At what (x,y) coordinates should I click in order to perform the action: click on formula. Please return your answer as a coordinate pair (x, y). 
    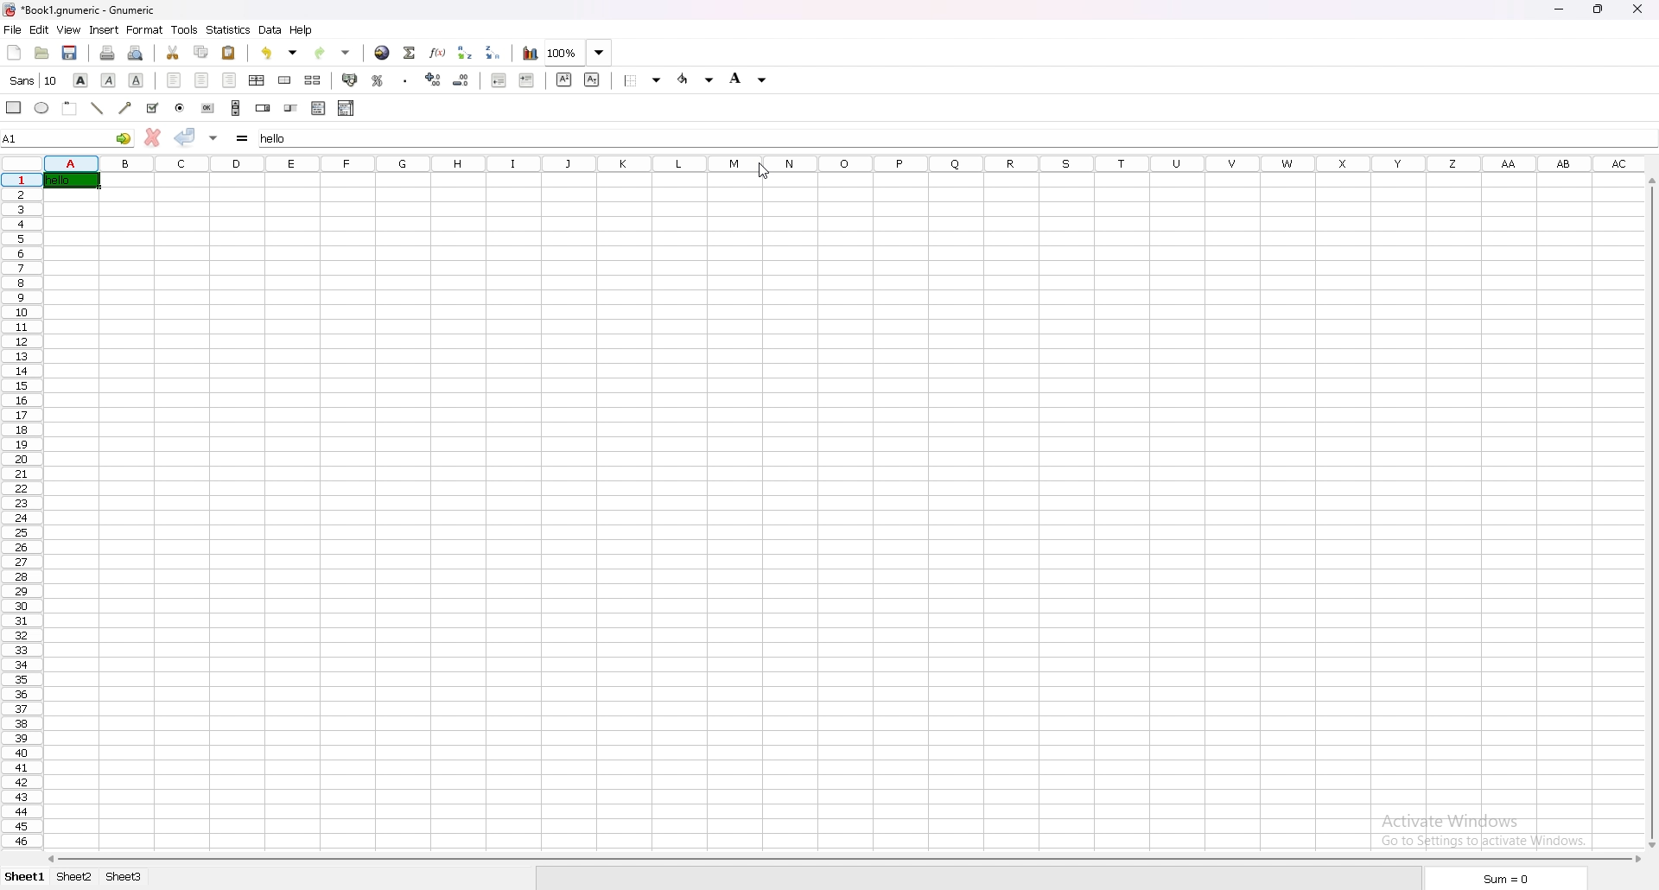
    Looking at the image, I should click on (244, 137).